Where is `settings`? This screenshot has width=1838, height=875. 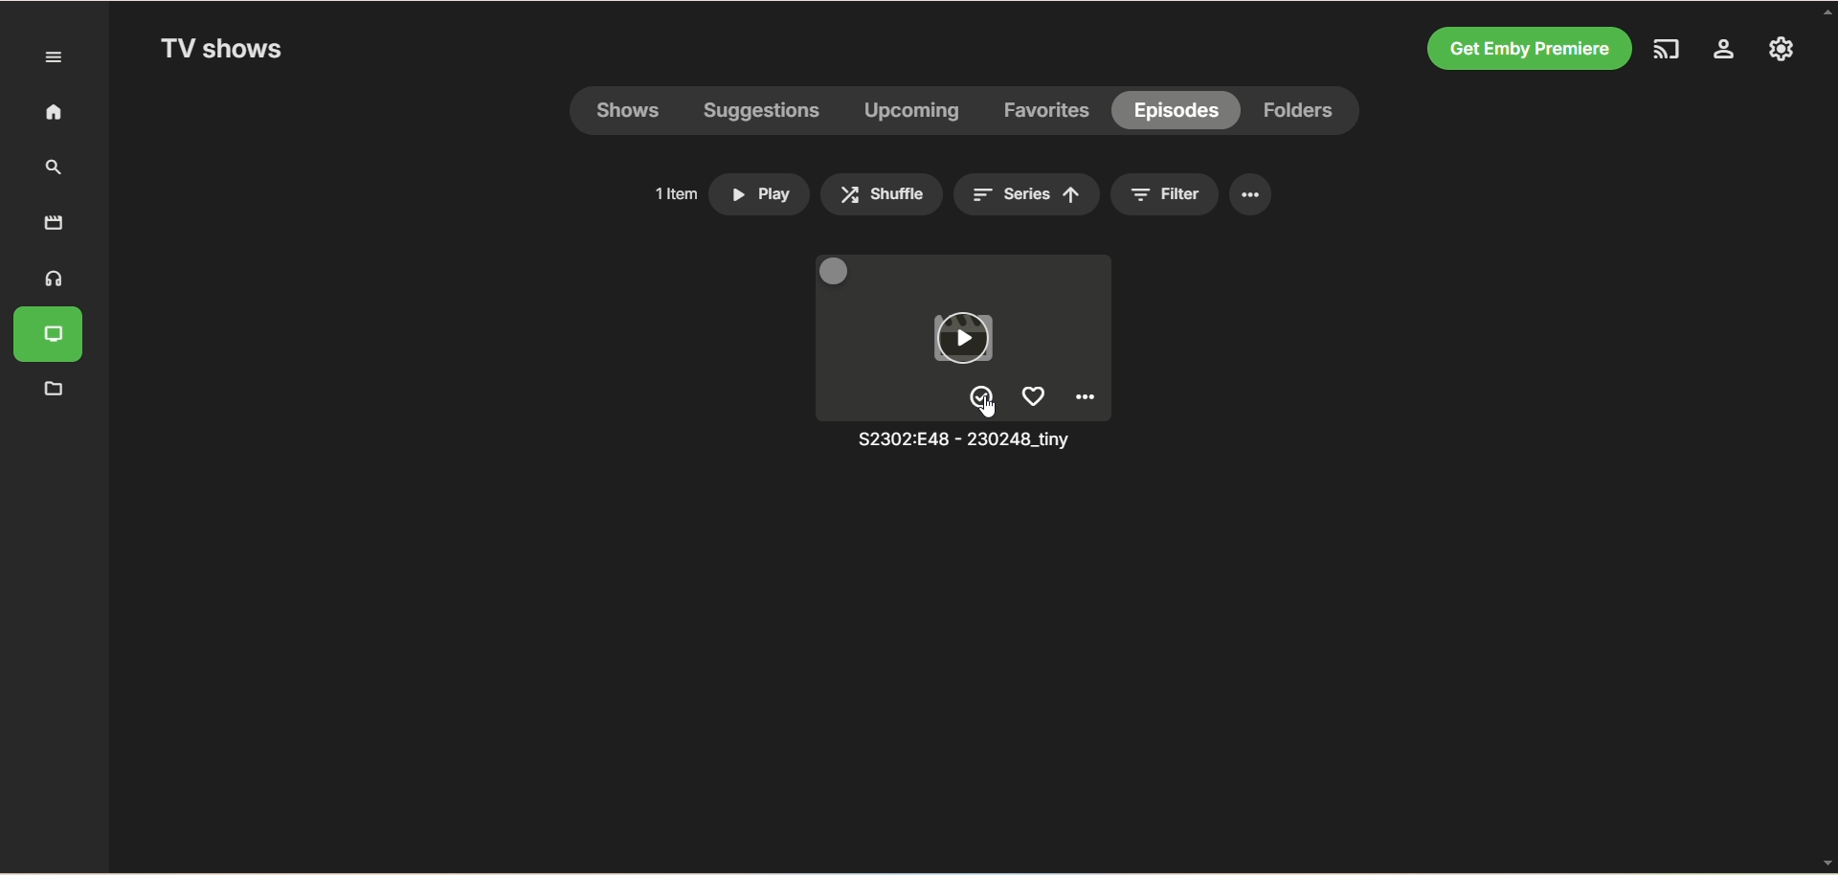
settings is located at coordinates (1138, 196).